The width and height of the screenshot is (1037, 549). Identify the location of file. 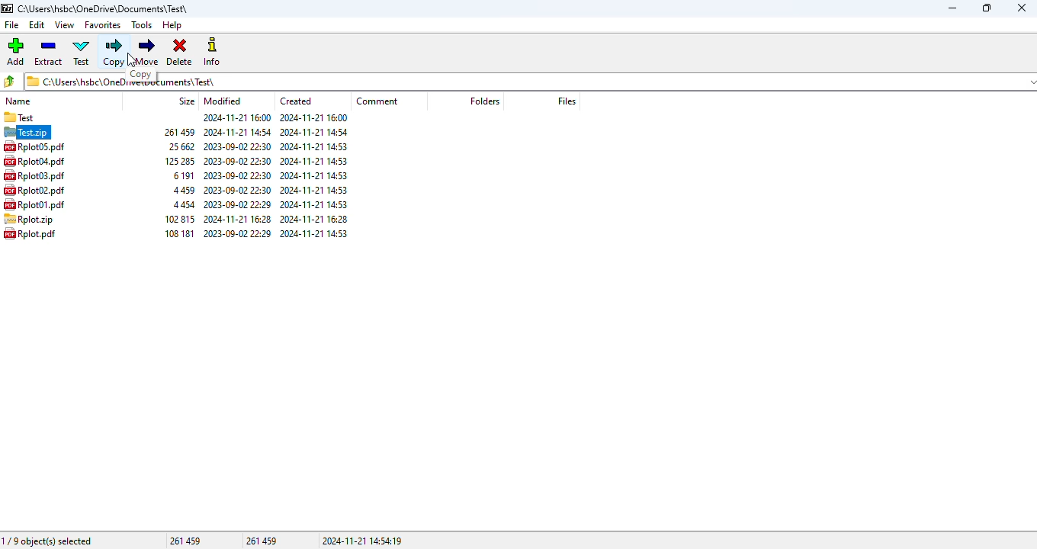
(29, 219).